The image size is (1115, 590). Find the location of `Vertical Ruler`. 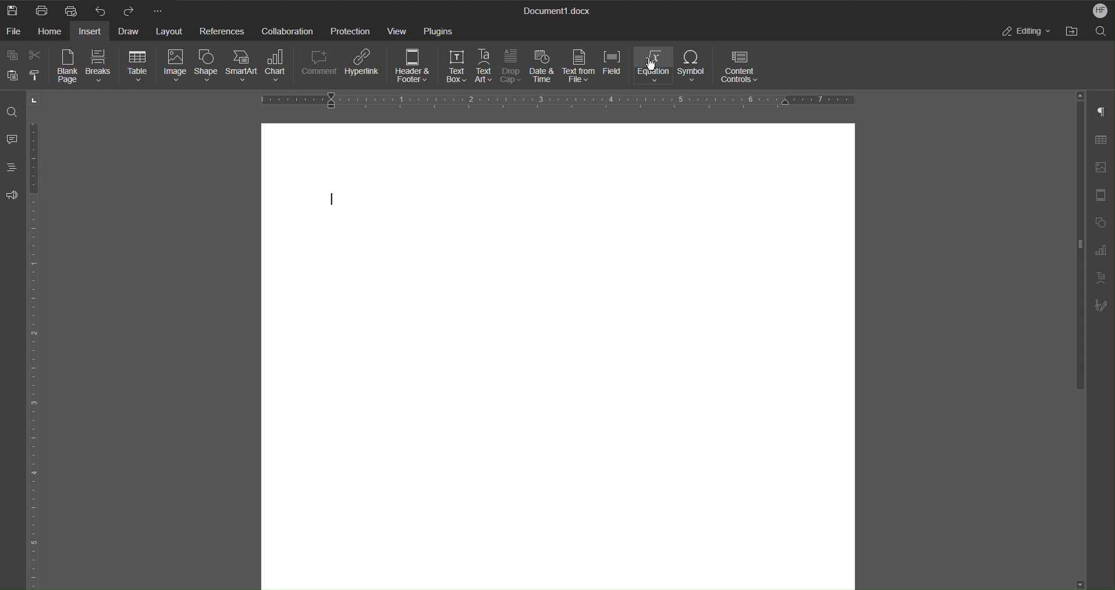

Vertical Ruler is located at coordinates (31, 354).